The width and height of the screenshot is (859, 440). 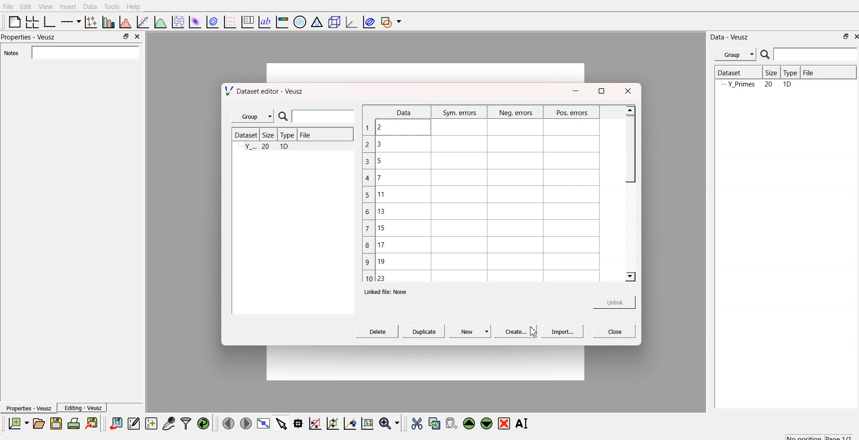 I want to click on N \/ Dataset editor - Veusz, so click(x=266, y=91).